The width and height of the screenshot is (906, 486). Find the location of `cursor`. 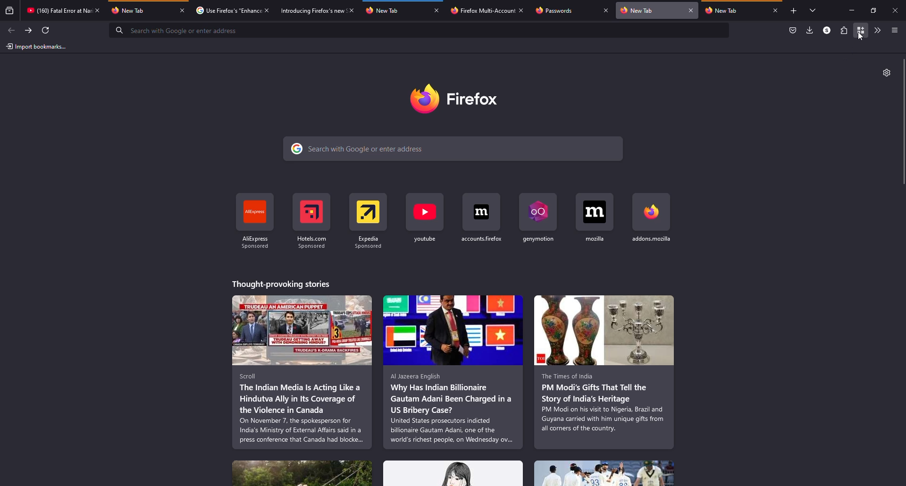

cursor is located at coordinates (860, 36).